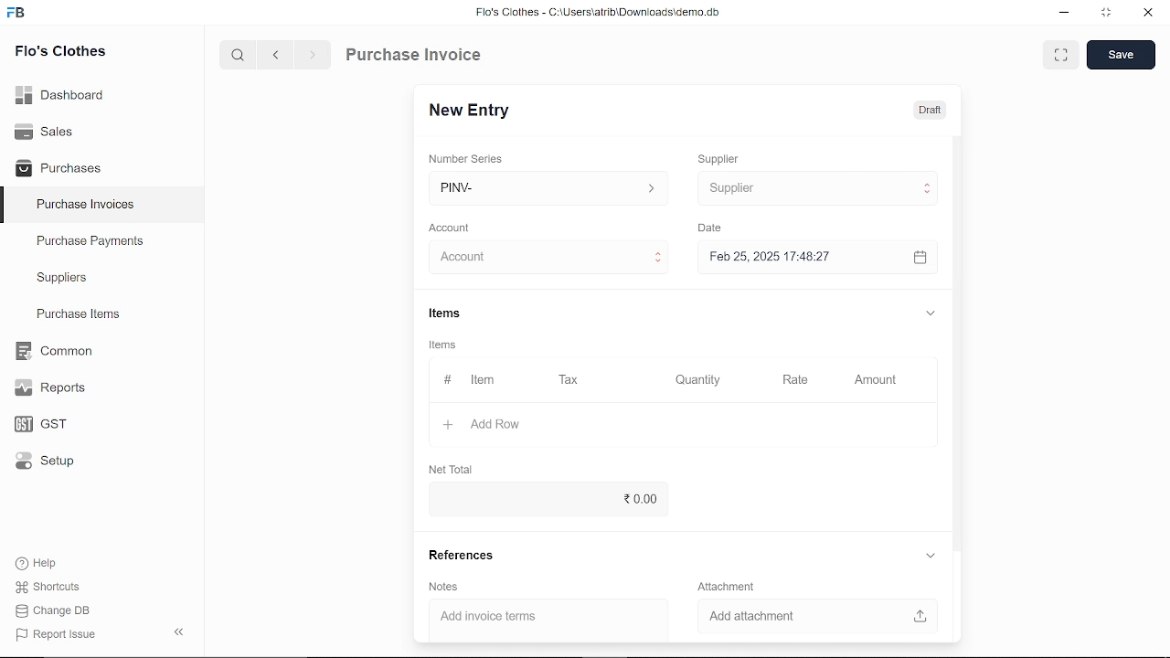 The image size is (1170, 658). What do you see at coordinates (455, 226) in the screenshot?
I see `Account` at bounding box center [455, 226].